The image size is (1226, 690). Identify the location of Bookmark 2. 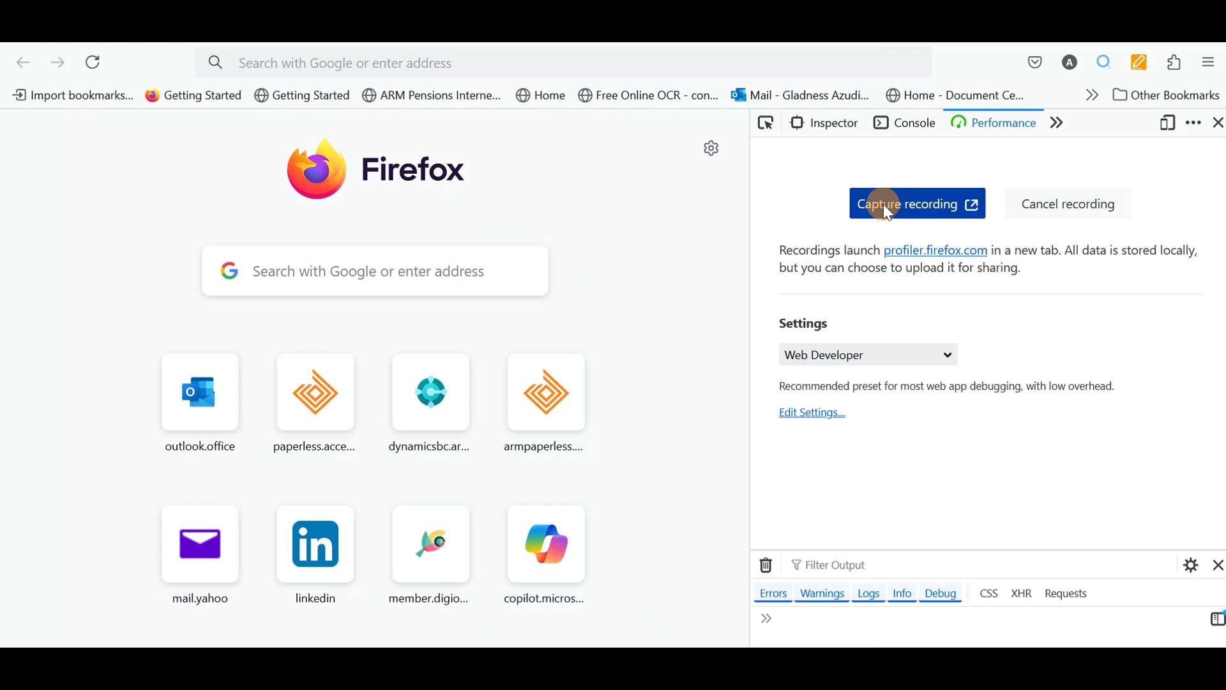
(193, 95).